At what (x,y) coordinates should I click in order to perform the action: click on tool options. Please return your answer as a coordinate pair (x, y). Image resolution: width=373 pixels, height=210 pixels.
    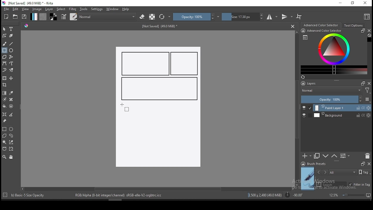
    Looking at the image, I should click on (354, 25).